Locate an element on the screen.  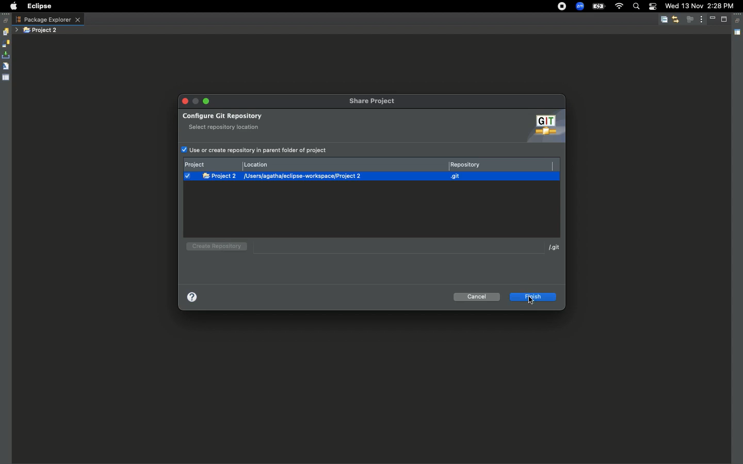
Project  is located at coordinates (212, 165).